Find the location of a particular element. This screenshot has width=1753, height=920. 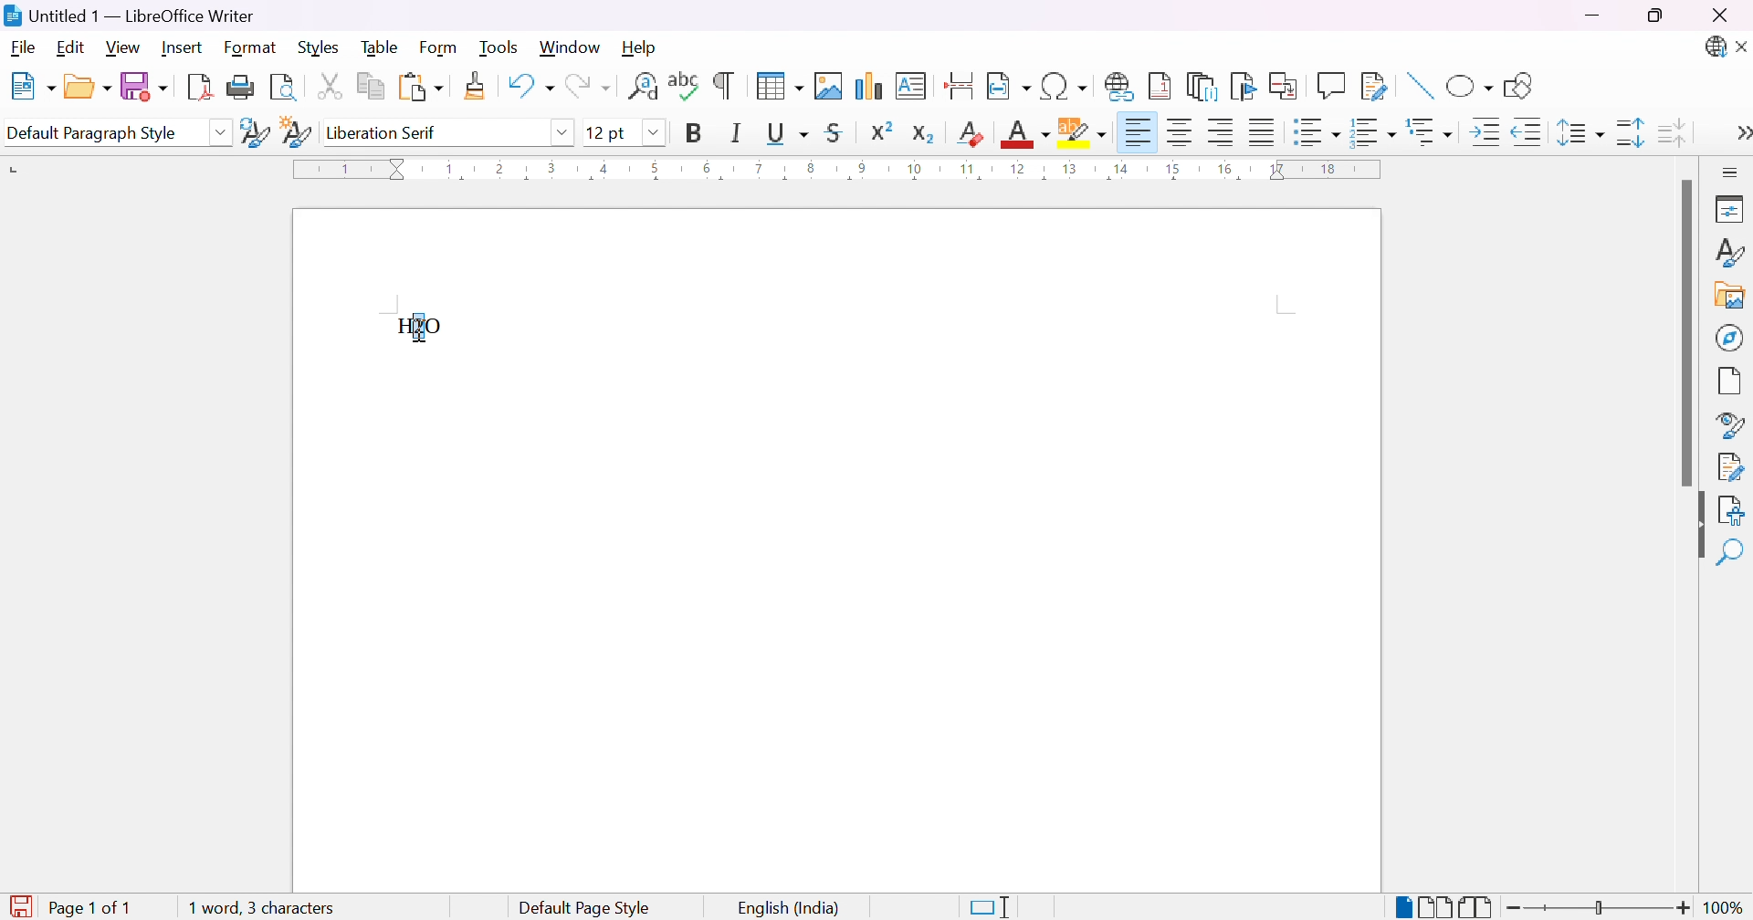

Insert text box is located at coordinates (910, 86).